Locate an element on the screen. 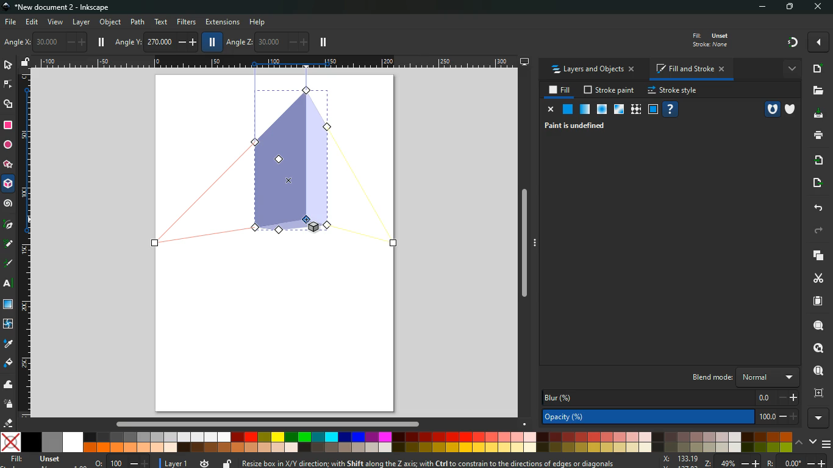 The height and width of the screenshot is (468, 833). window is located at coordinates (9, 305).